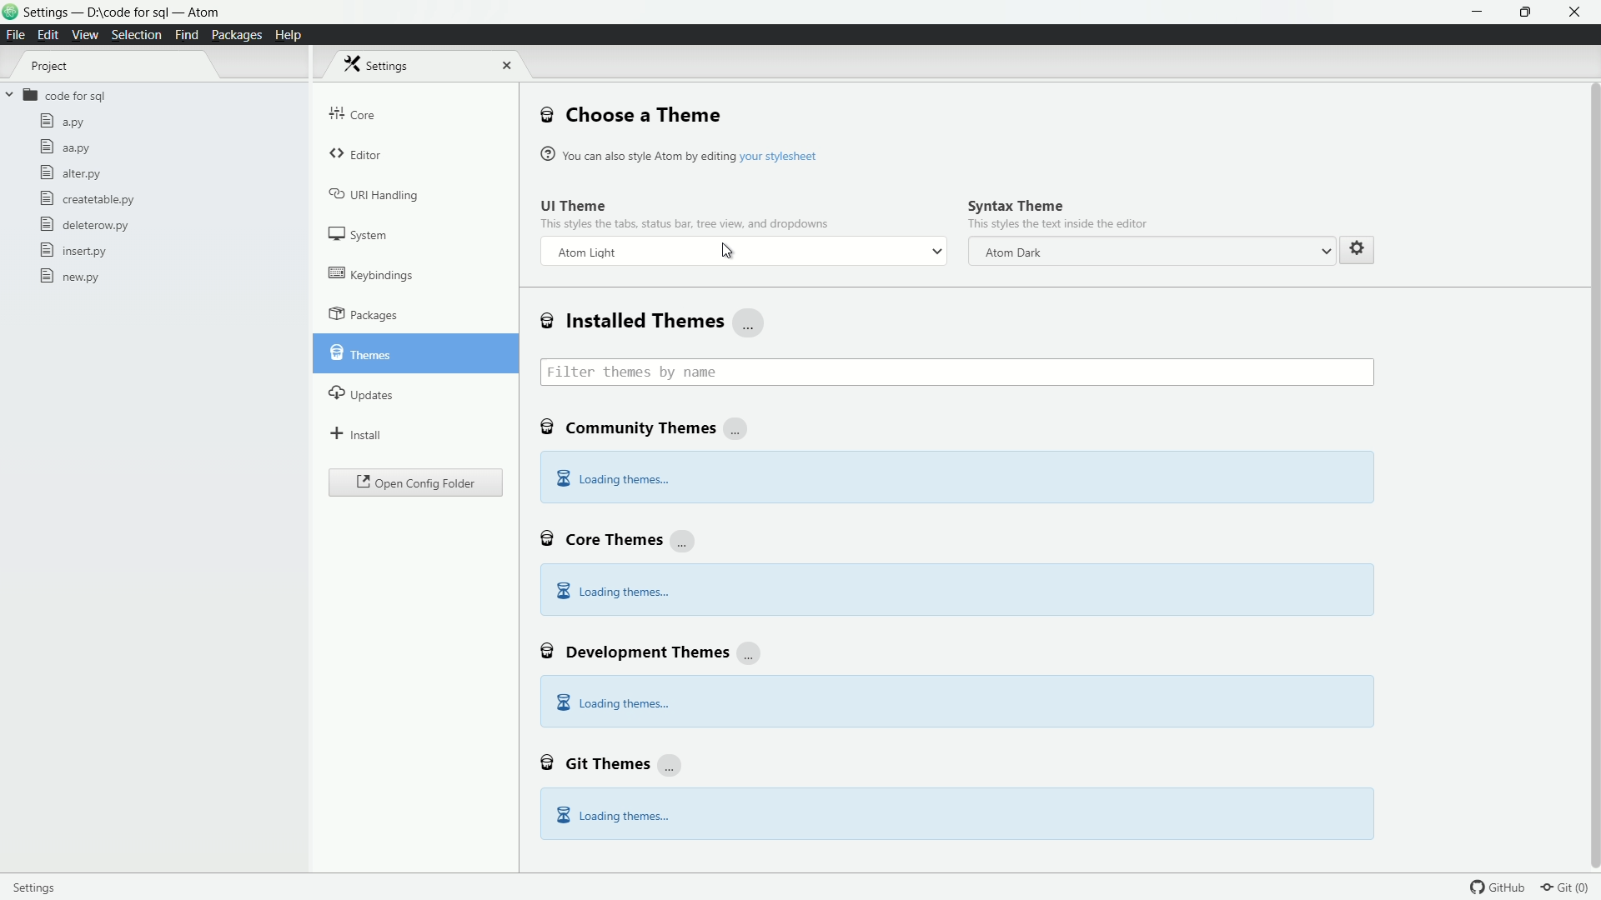  What do you see at coordinates (64, 149) in the screenshot?
I see `aa.py file` at bounding box center [64, 149].